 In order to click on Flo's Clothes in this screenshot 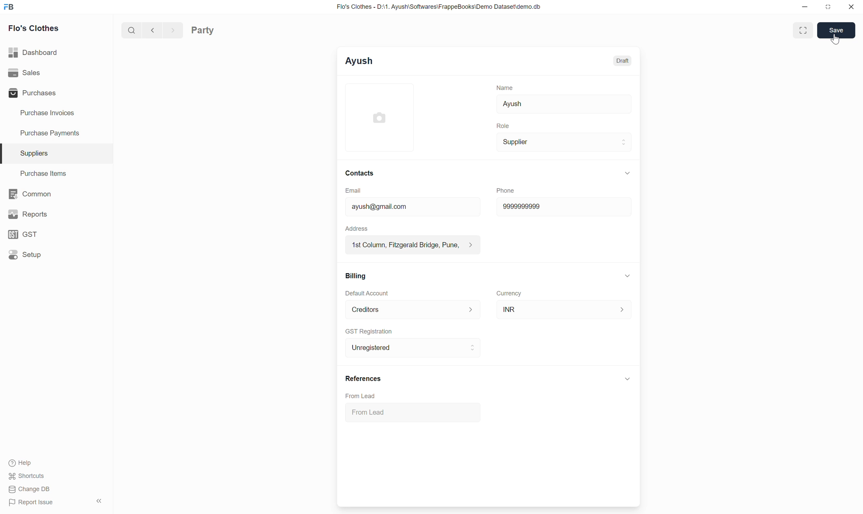, I will do `click(34, 28)`.